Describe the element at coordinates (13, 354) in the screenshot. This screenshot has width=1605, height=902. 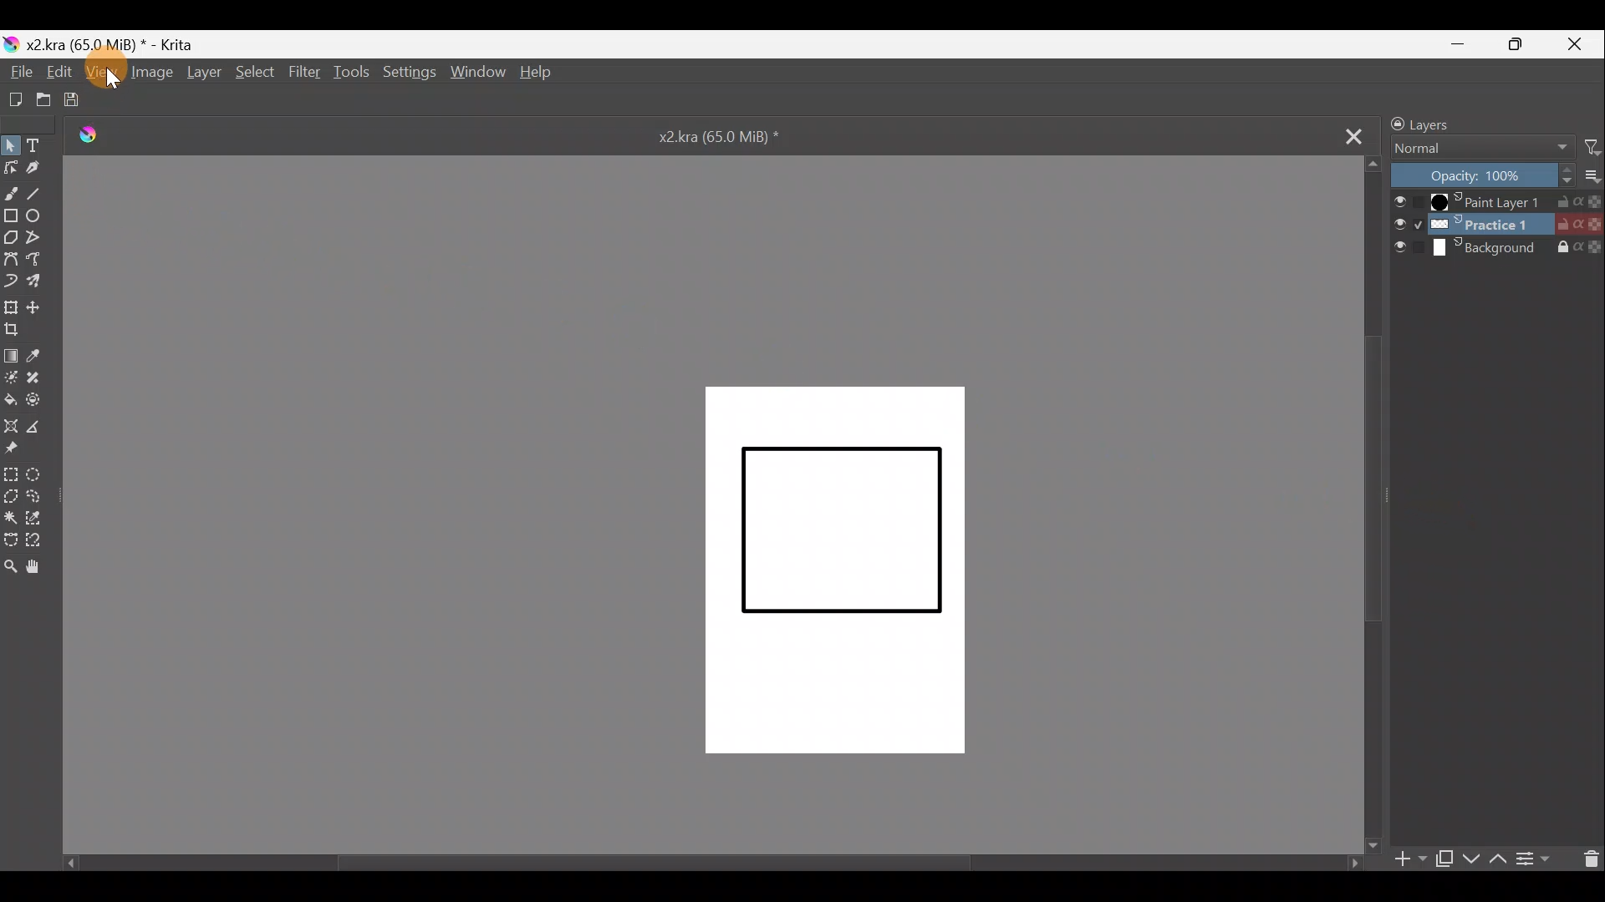
I see `Draw a gradient` at that location.